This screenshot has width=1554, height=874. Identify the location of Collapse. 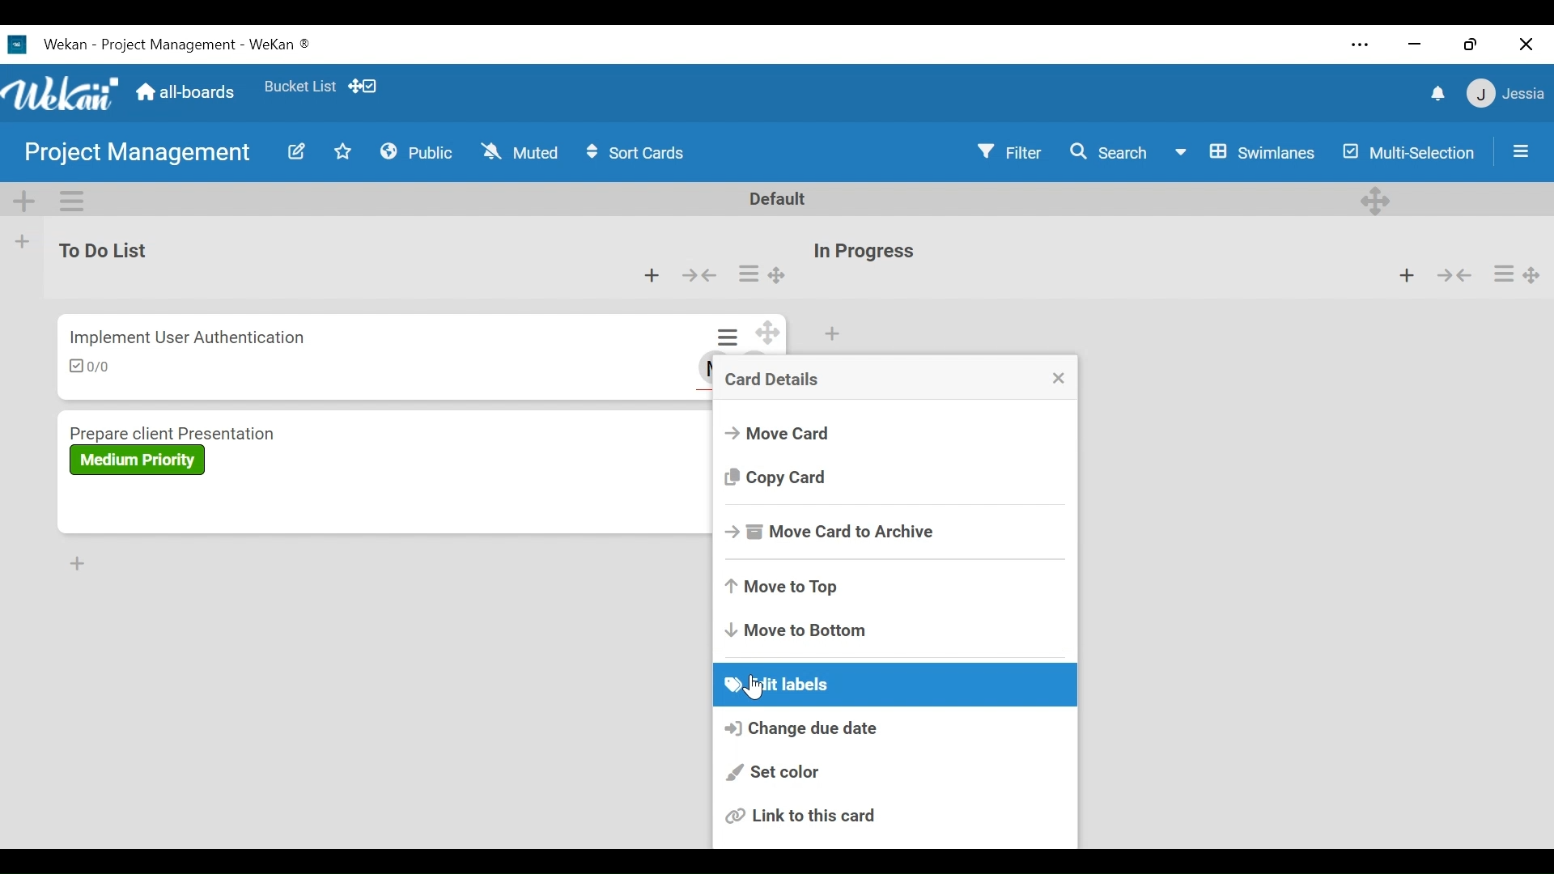
(698, 277).